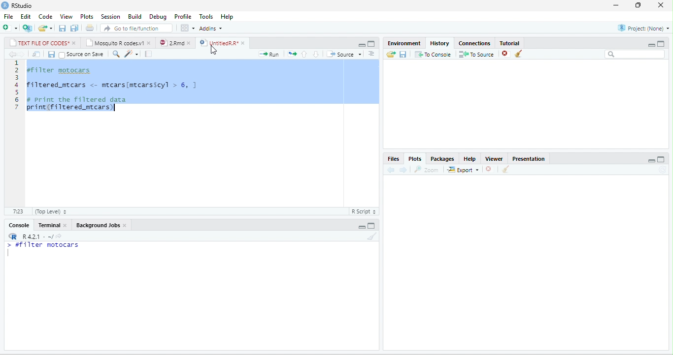  I want to click on minimize, so click(362, 45).